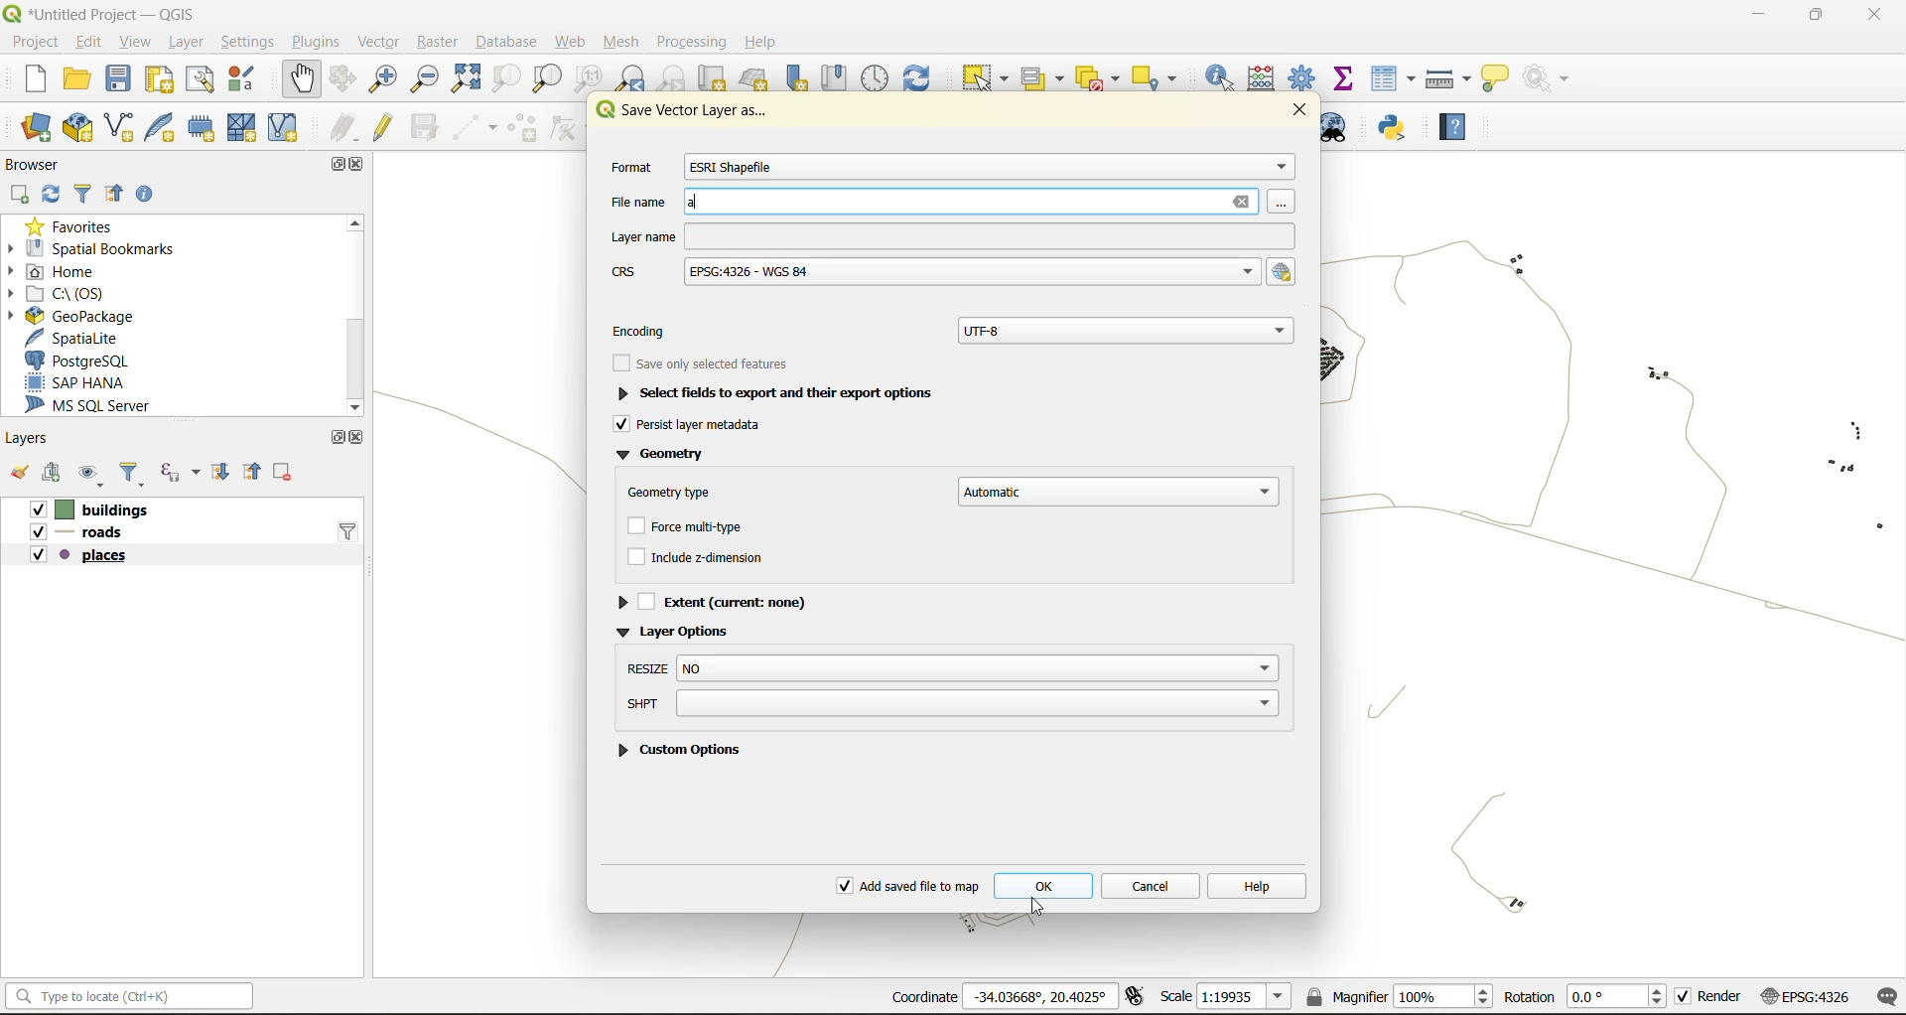 This screenshot has width=1906, height=1015. Describe the element at coordinates (524, 128) in the screenshot. I see `add polygon` at that location.